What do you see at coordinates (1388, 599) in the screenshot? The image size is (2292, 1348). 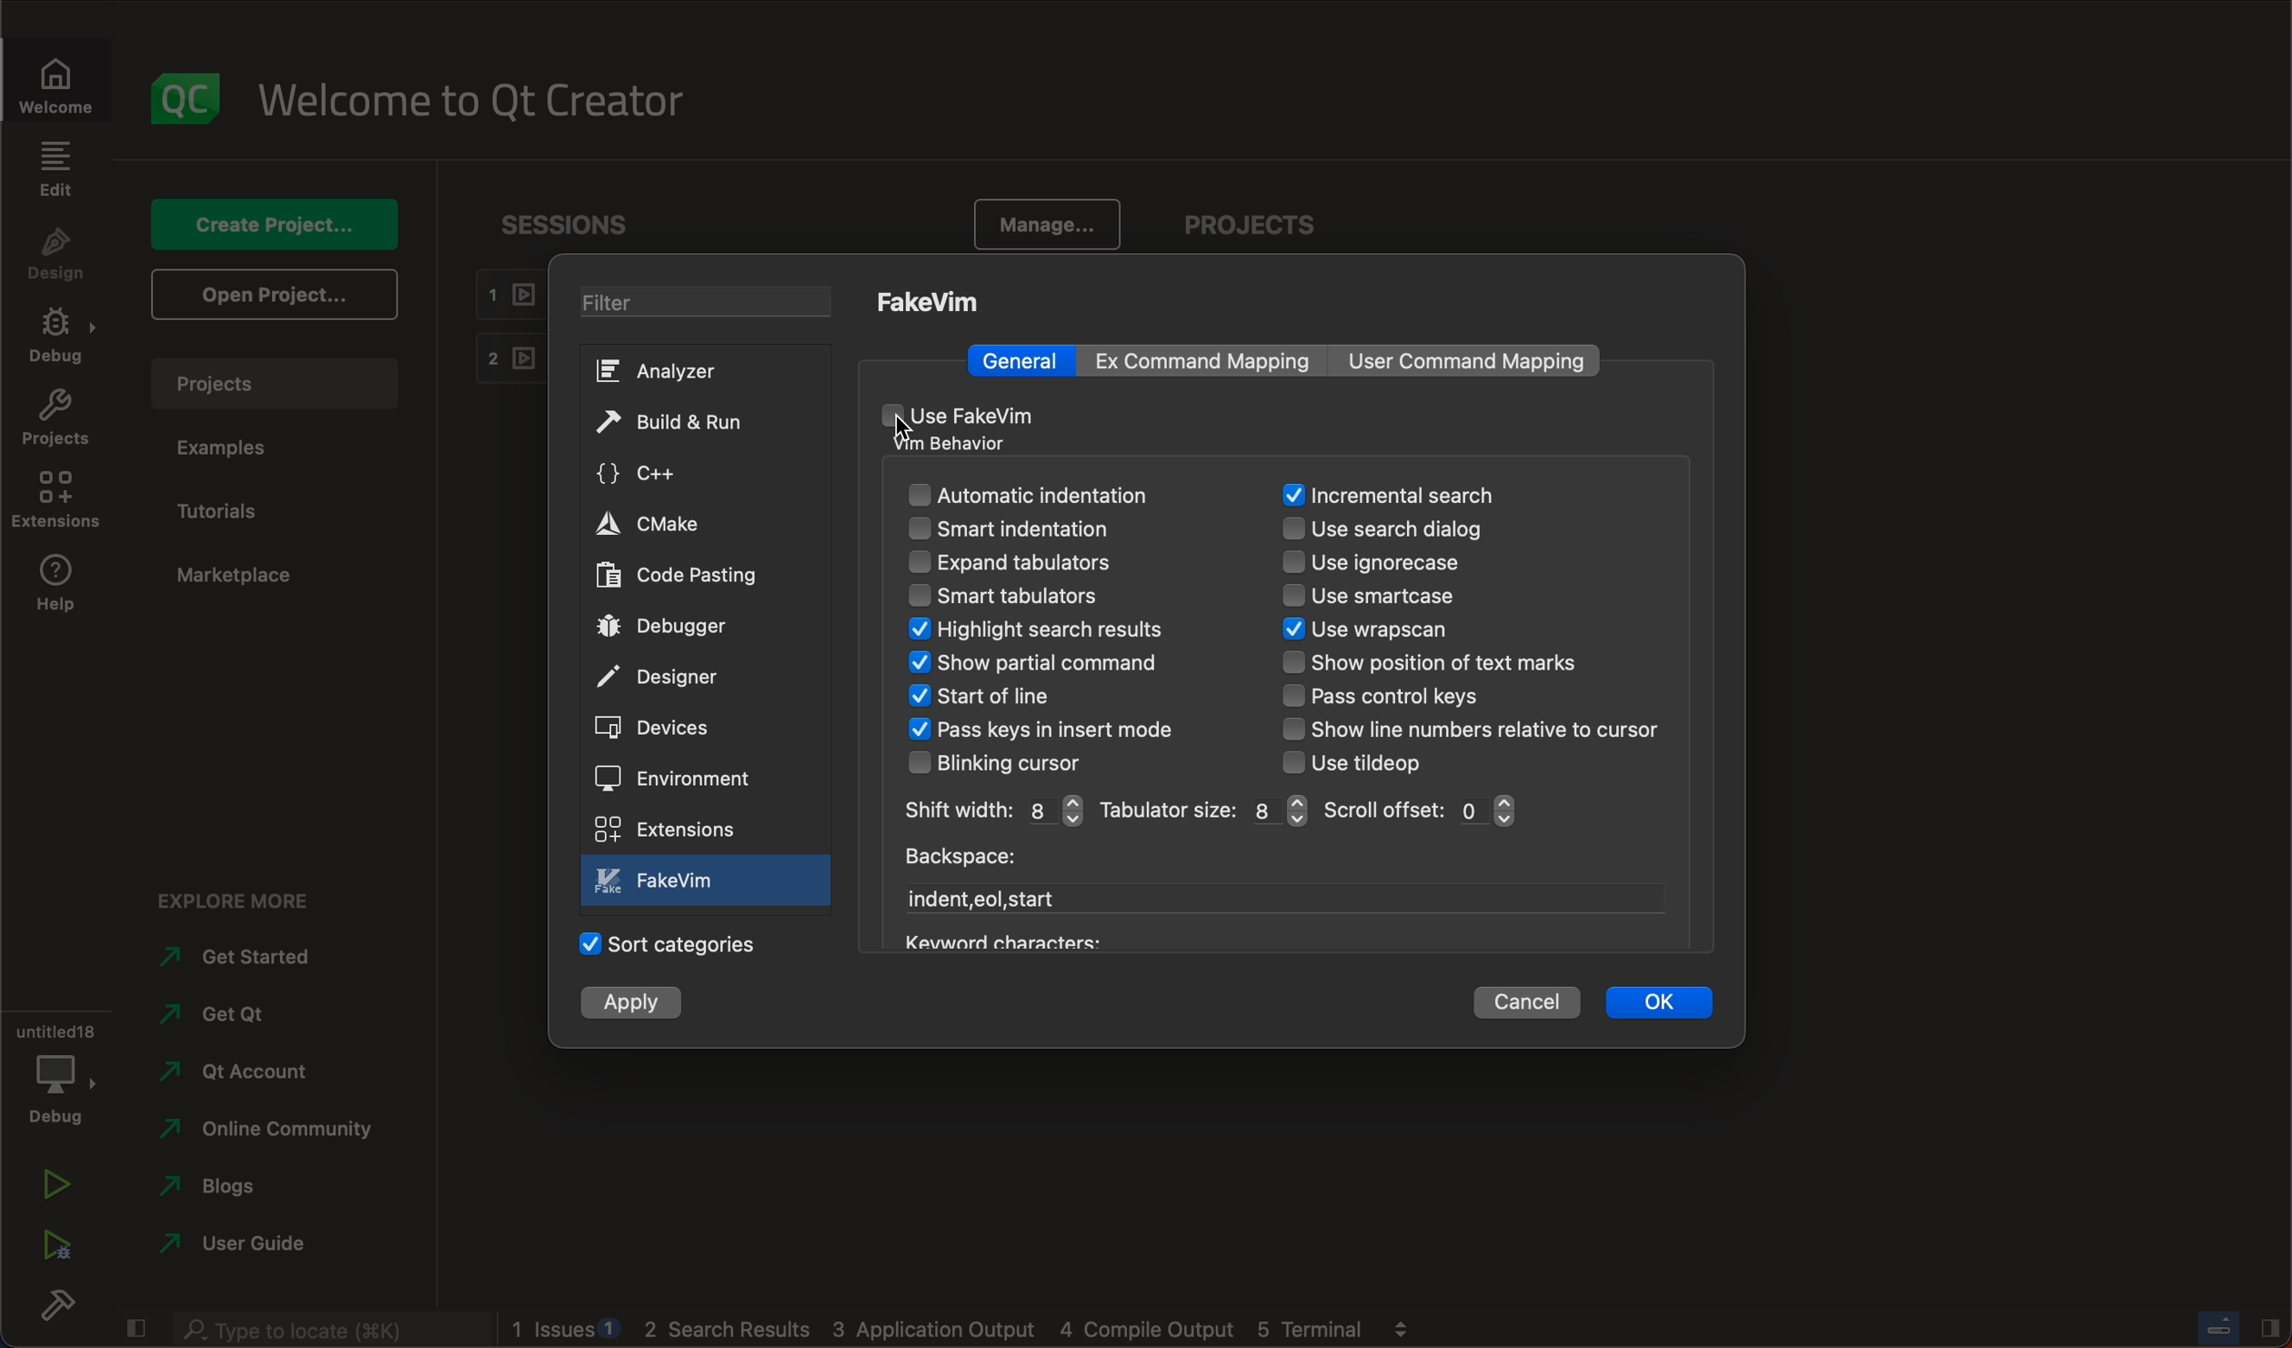 I see `smartcase` at bounding box center [1388, 599].